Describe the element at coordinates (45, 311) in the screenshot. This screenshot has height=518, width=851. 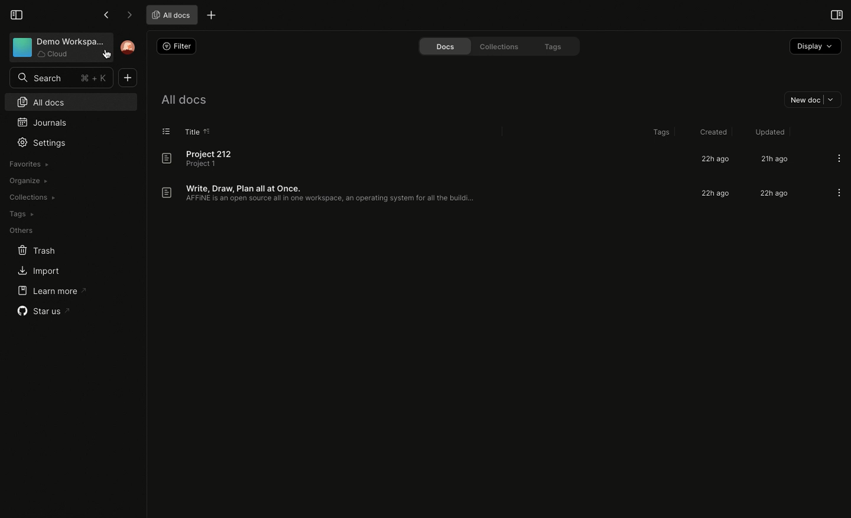
I see `Star us` at that location.